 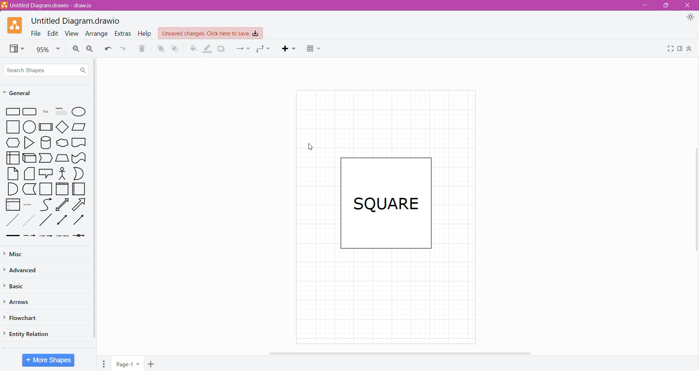 I want to click on Restore Down, so click(x=666, y=5).